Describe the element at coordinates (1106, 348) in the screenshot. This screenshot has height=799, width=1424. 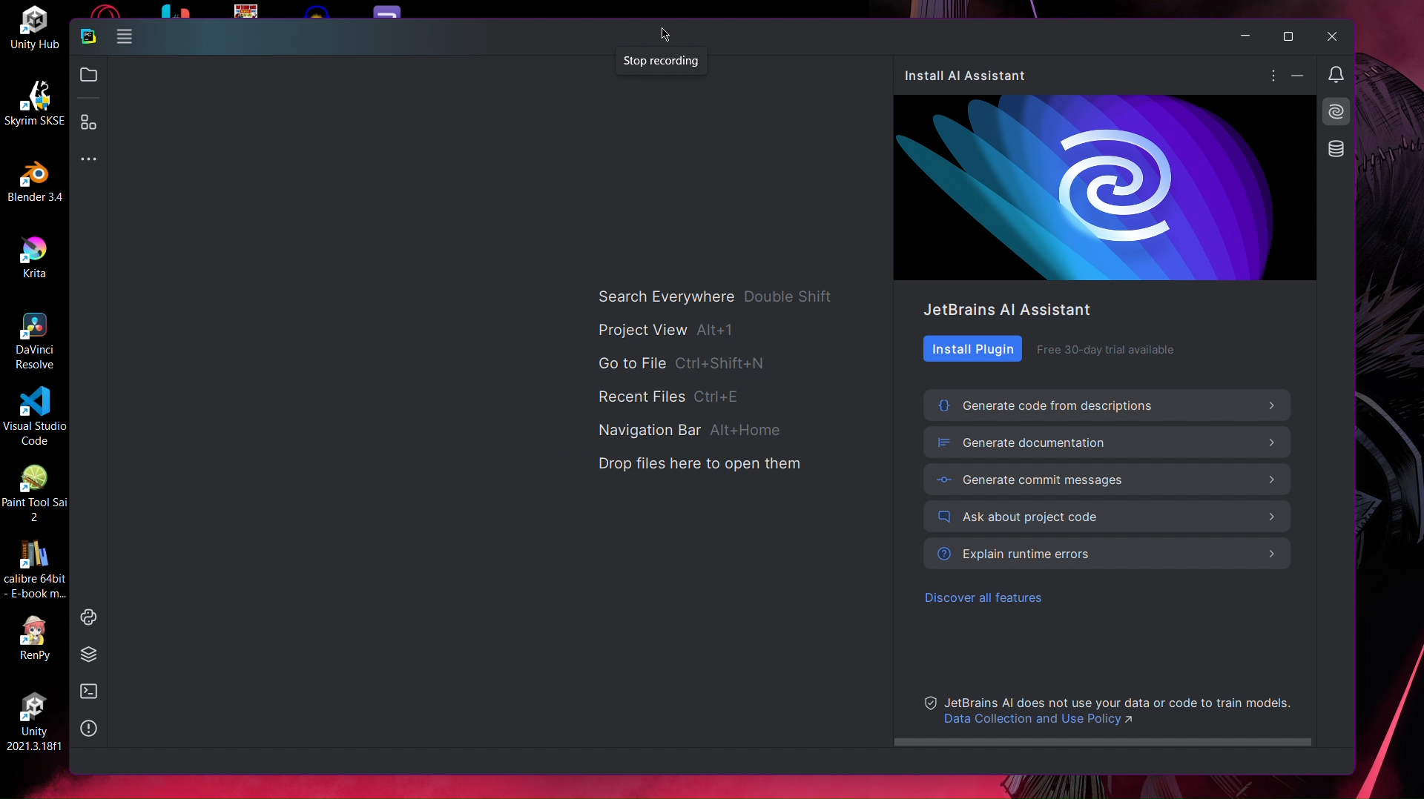
I see `Free 30 day trial available` at that location.